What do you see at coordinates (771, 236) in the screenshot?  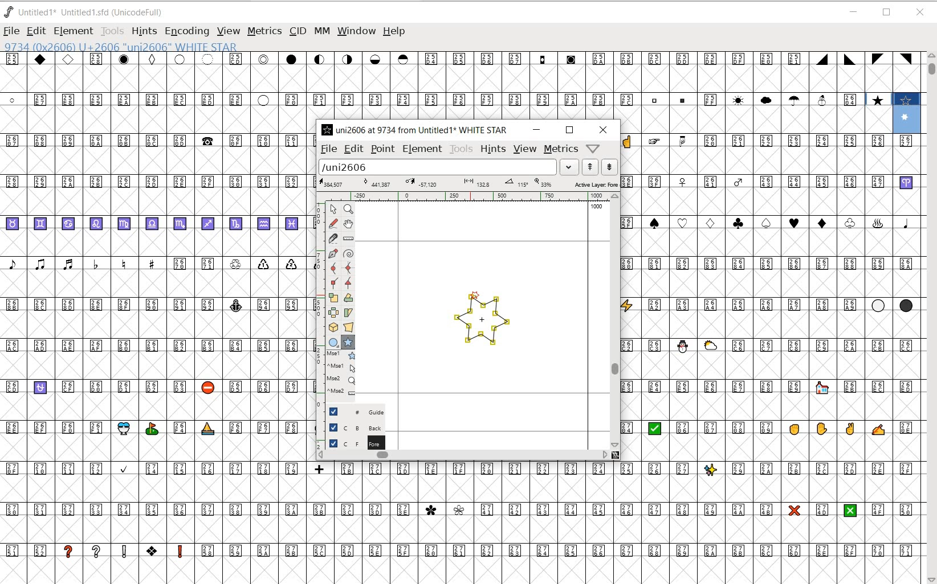 I see `GLYPHY CHARACTERS & NUMBERS` at bounding box center [771, 236].